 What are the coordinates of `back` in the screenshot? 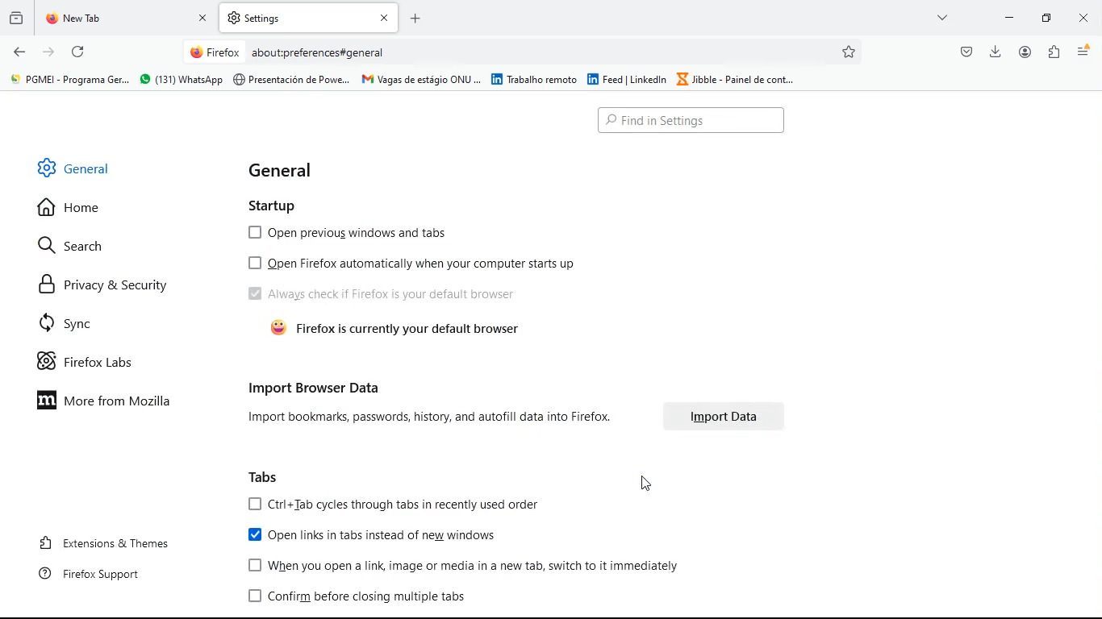 It's located at (19, 52).